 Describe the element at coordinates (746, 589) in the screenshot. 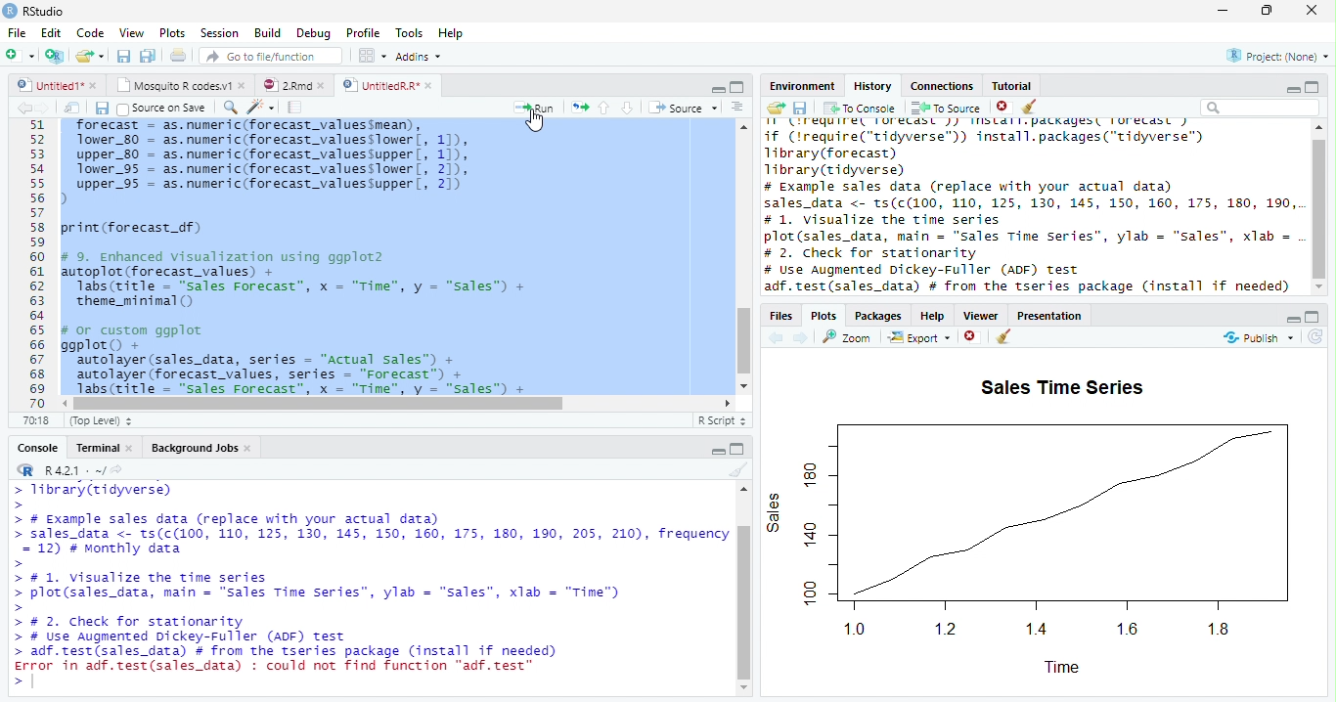

I see `Scroll` at that location.